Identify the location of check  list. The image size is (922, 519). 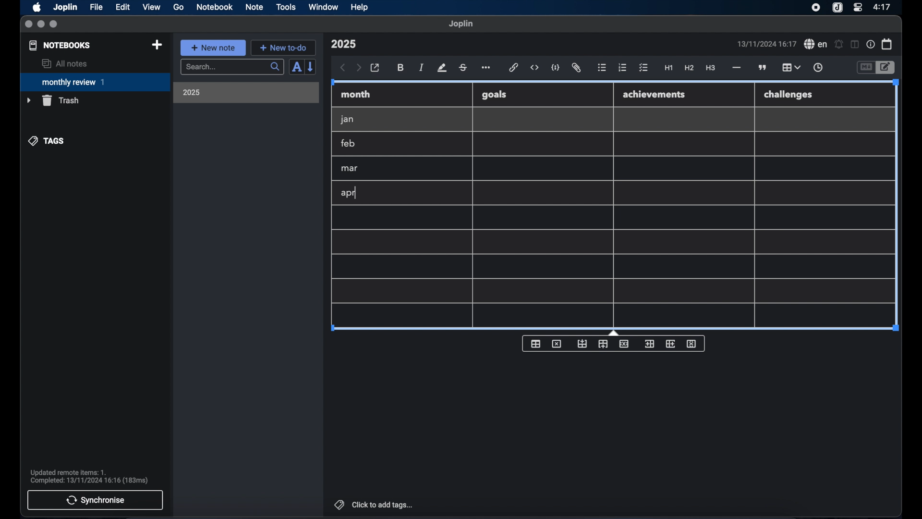
(643, 68).